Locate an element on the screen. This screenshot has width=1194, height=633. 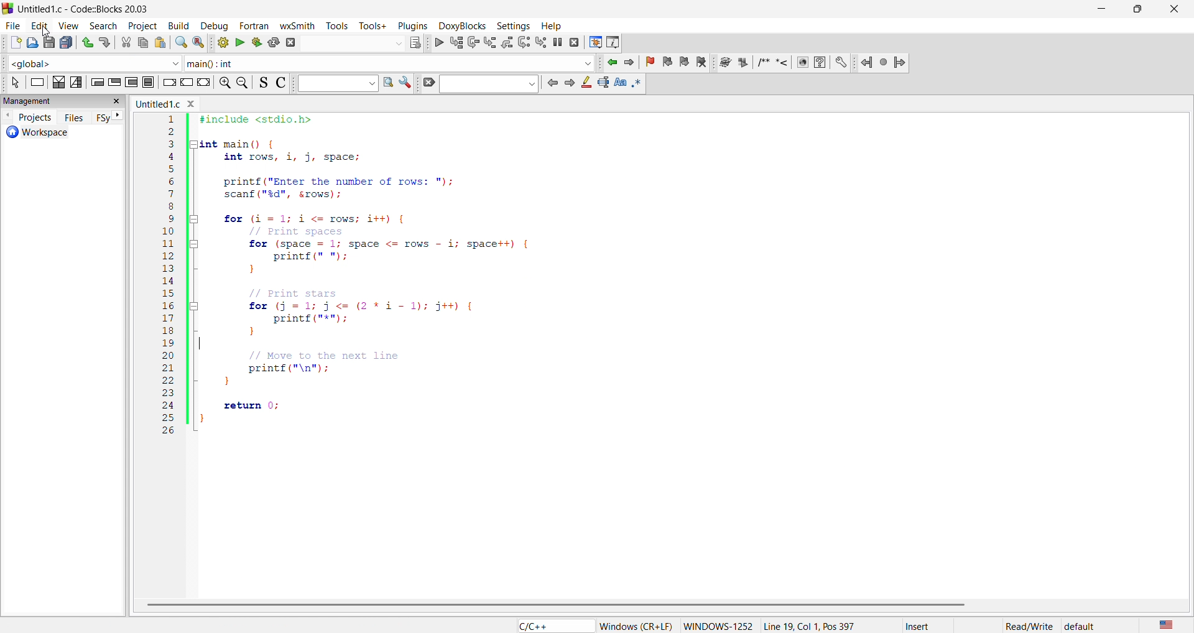
continue instruction is located at coordinates (186, 84).